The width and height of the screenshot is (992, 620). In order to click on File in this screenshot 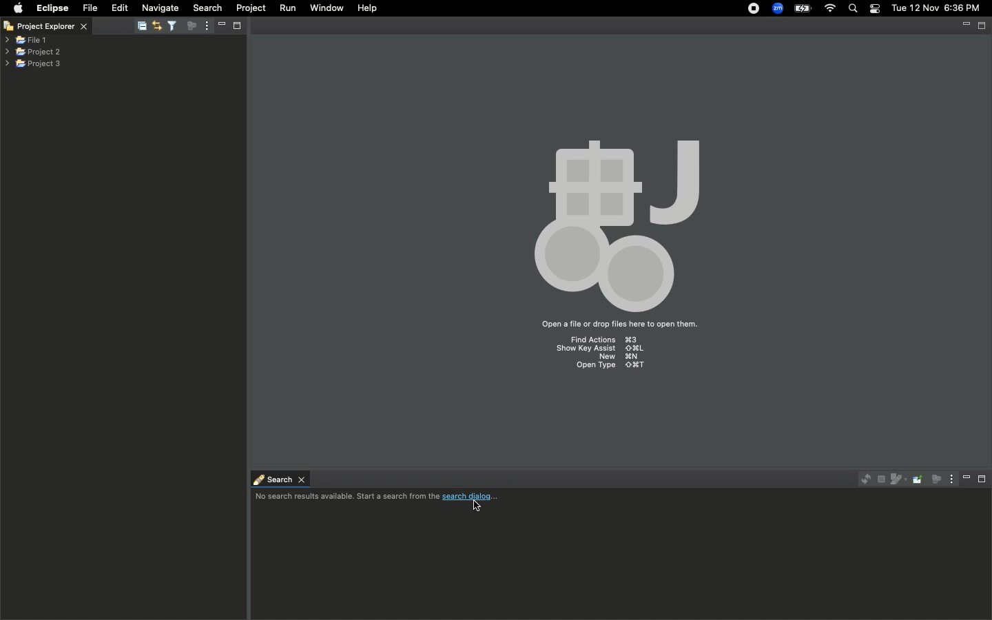, I will do `click(89, 8)`.